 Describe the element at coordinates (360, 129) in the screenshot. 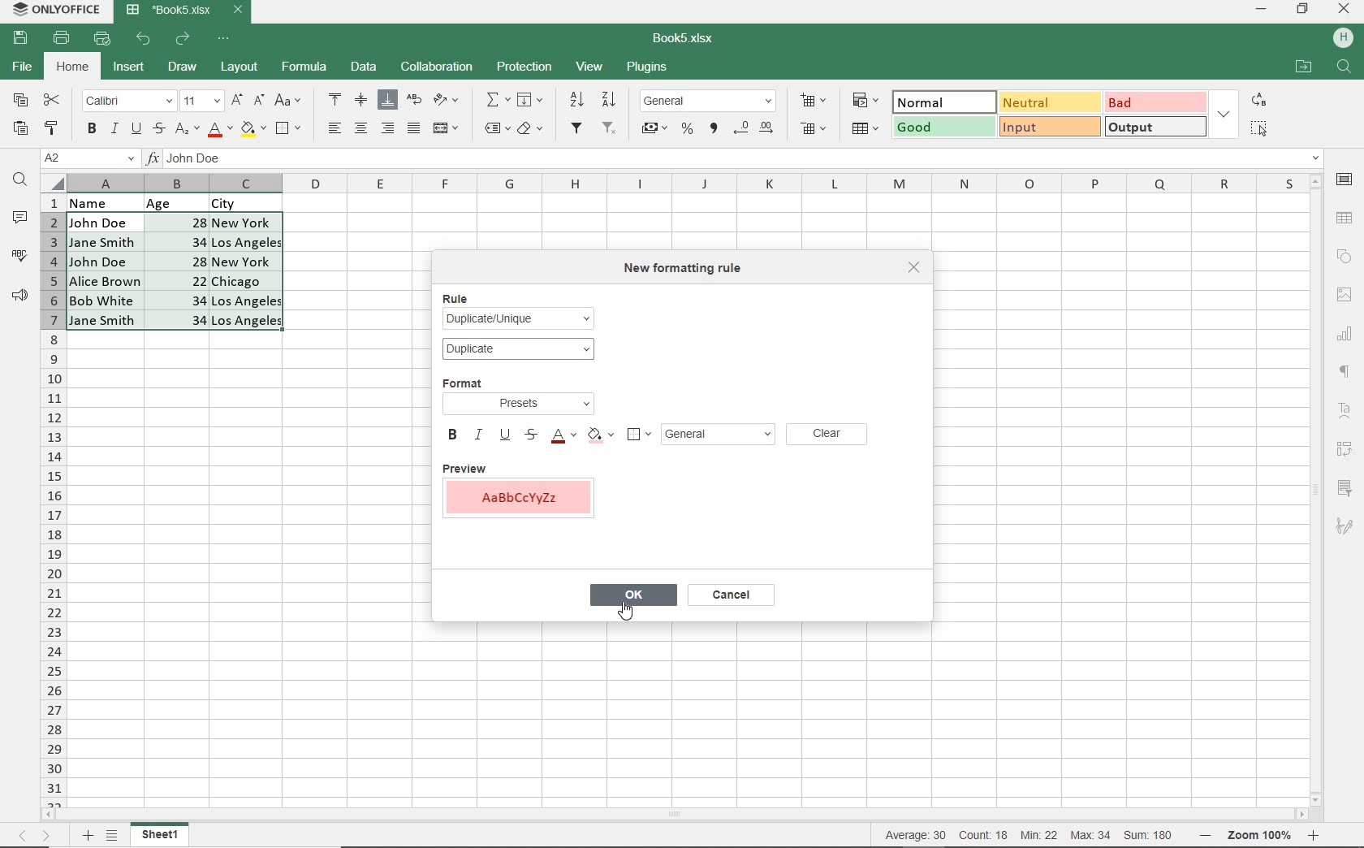

I see `ALIGN CENTER` at that location.